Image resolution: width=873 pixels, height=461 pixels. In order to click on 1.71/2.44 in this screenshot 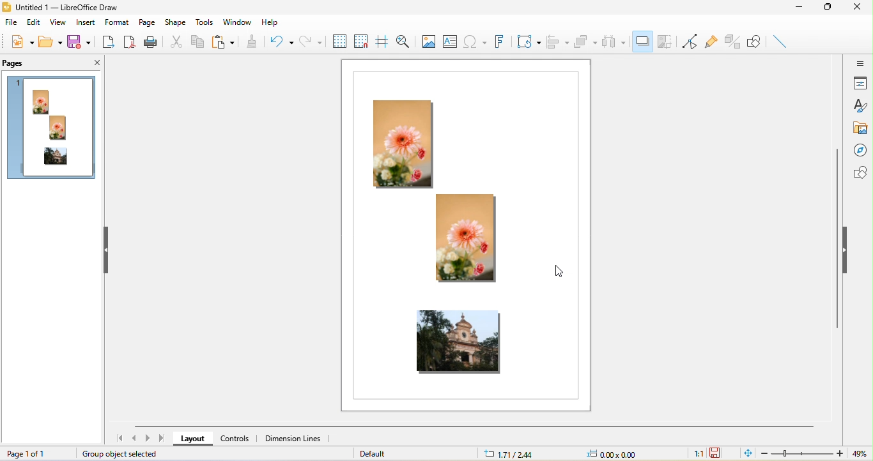, I will do `click(512, 454)`.